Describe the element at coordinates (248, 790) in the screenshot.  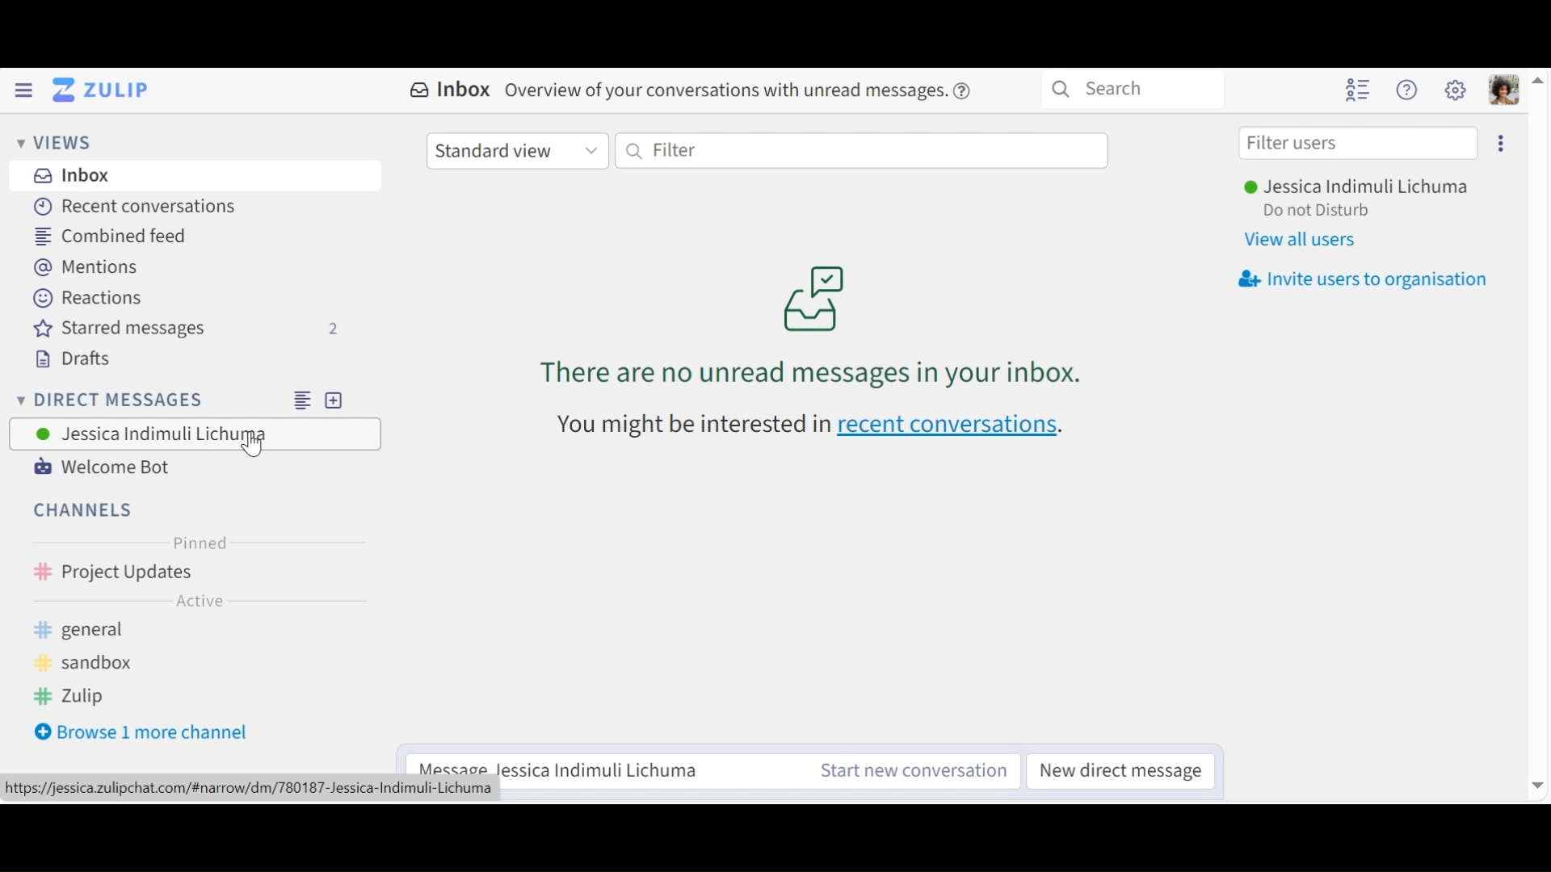
I see `url` at that location.